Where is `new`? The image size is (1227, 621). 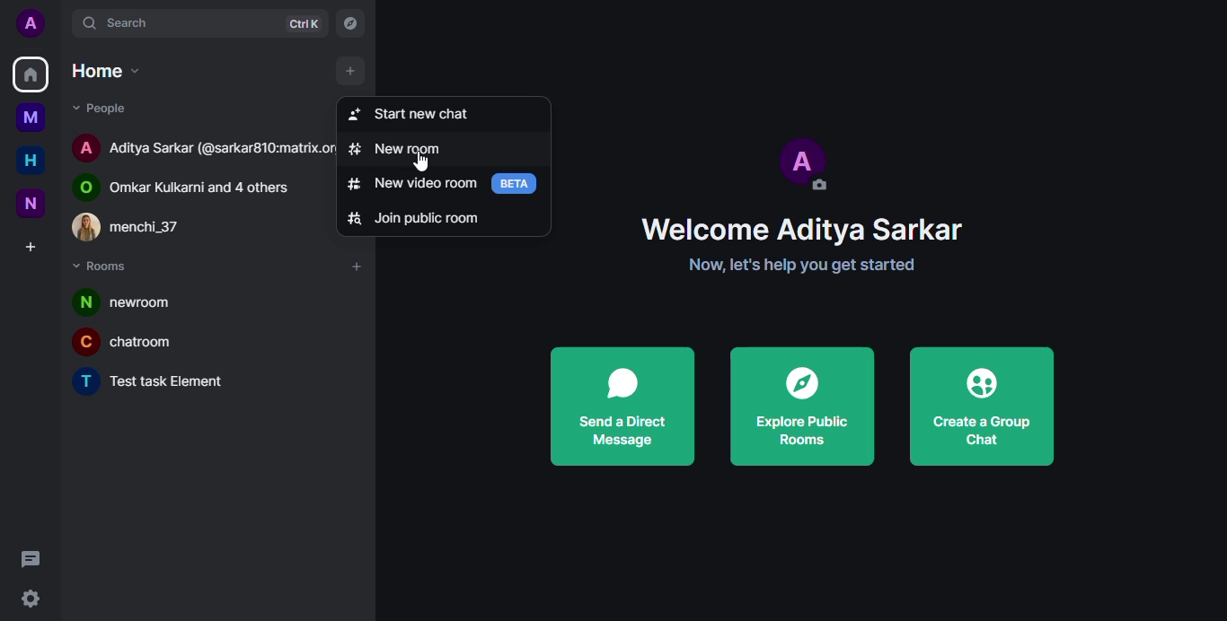 new is located at coordinates (28, 204).